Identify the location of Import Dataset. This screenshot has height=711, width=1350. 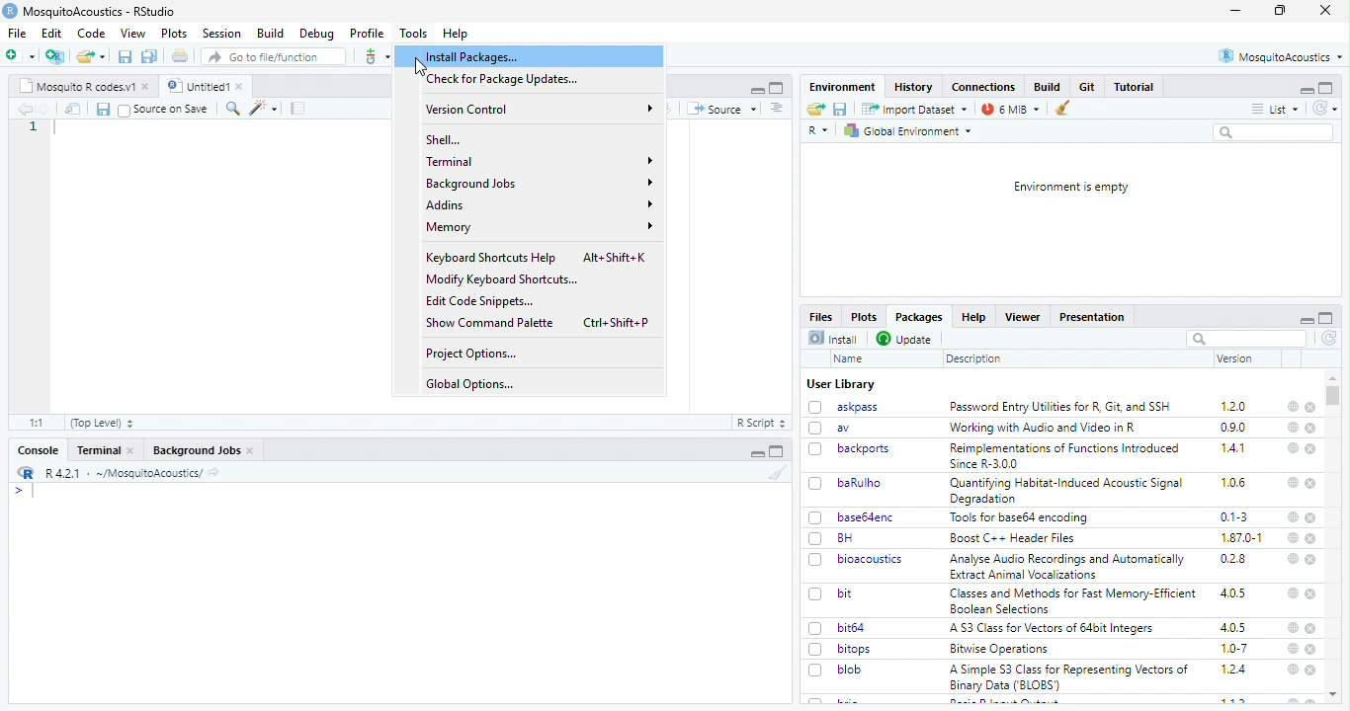
(916, 110).